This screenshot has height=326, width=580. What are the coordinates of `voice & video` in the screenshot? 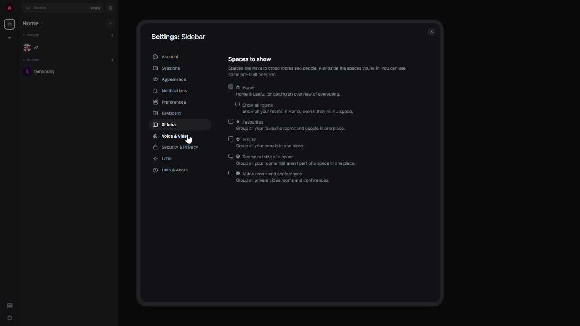 It's located at (173, 135).